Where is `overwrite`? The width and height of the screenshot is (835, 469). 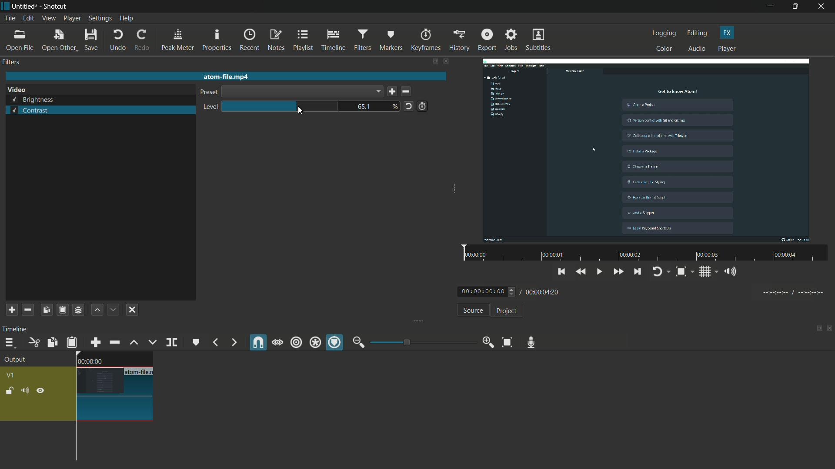
overwrite is located at coordinates (151, 342).